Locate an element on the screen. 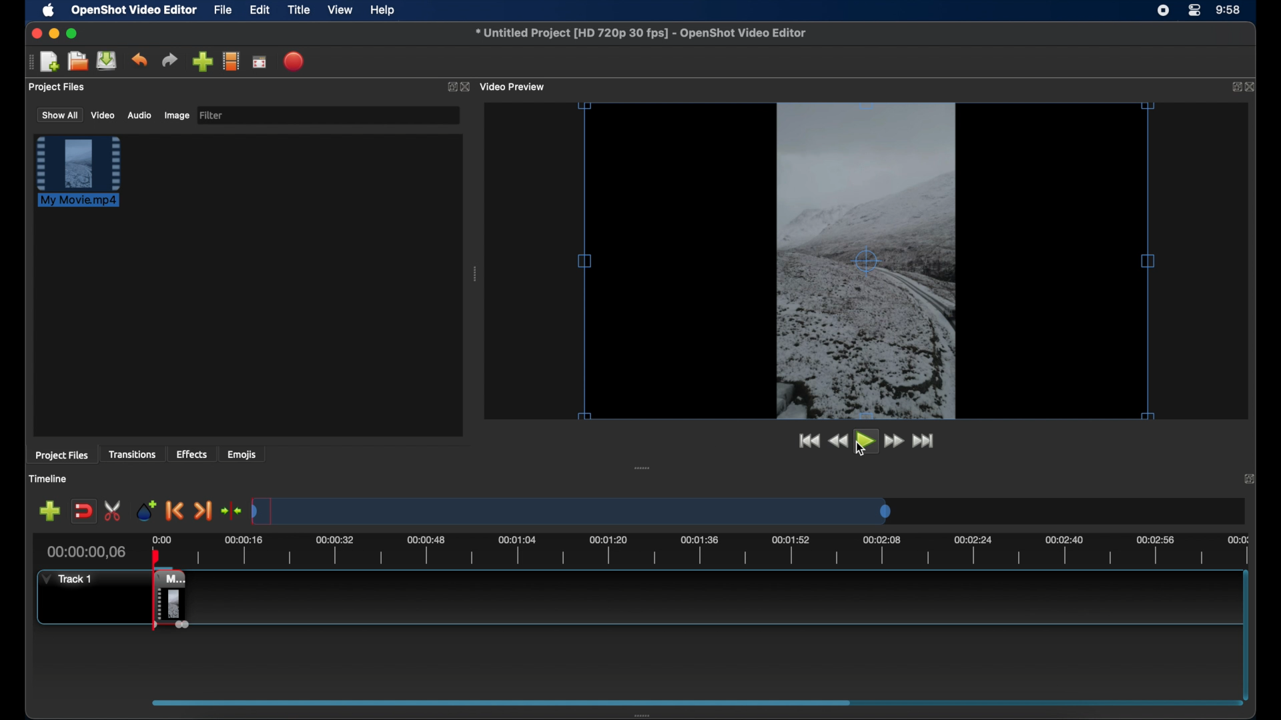 The image size is (1281, 720). 0.00 is located at coordinates (158, 541).